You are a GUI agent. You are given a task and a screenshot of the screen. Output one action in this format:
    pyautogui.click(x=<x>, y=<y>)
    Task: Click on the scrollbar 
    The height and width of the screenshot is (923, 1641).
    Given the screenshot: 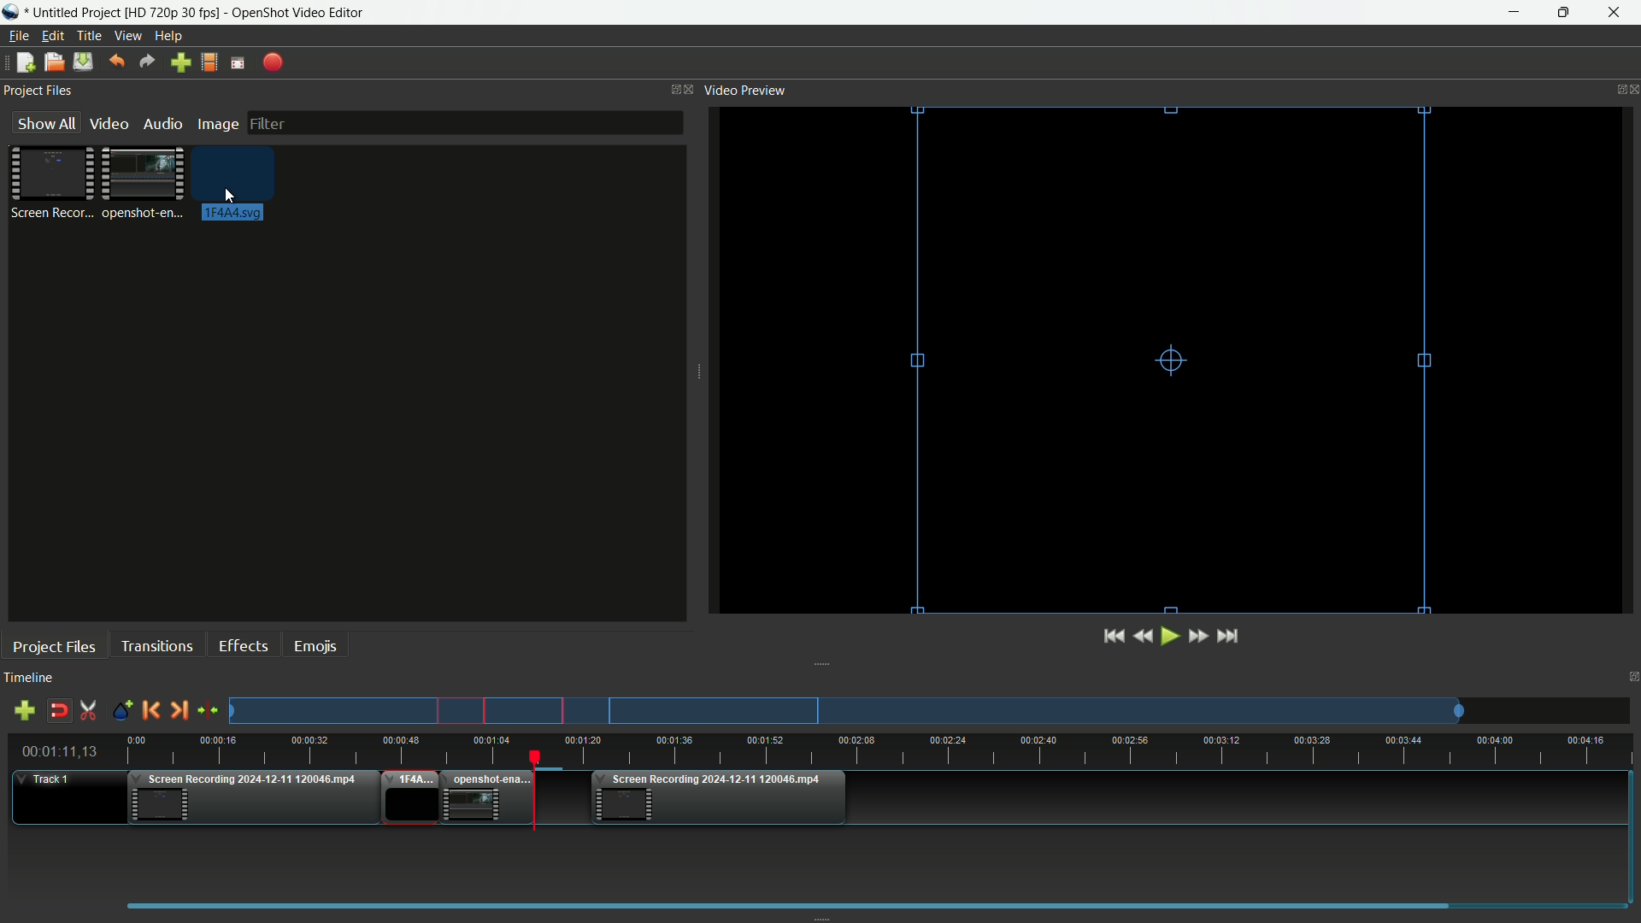 What is the action you would take?
    pyautogui.click(x=869, y=904)
    